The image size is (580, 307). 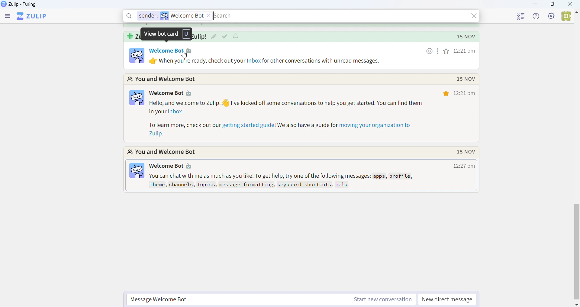 What do you see at coordinates (237, 37) in the screenshot?
I see `notification` at bounding box center [237, 37].